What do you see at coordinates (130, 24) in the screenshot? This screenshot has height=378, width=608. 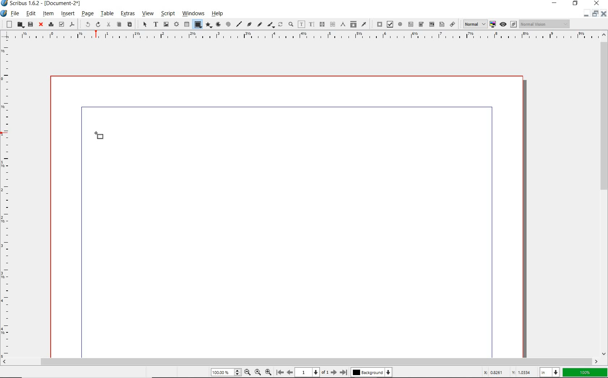 I see `paste` at bounding box center [130, 24].